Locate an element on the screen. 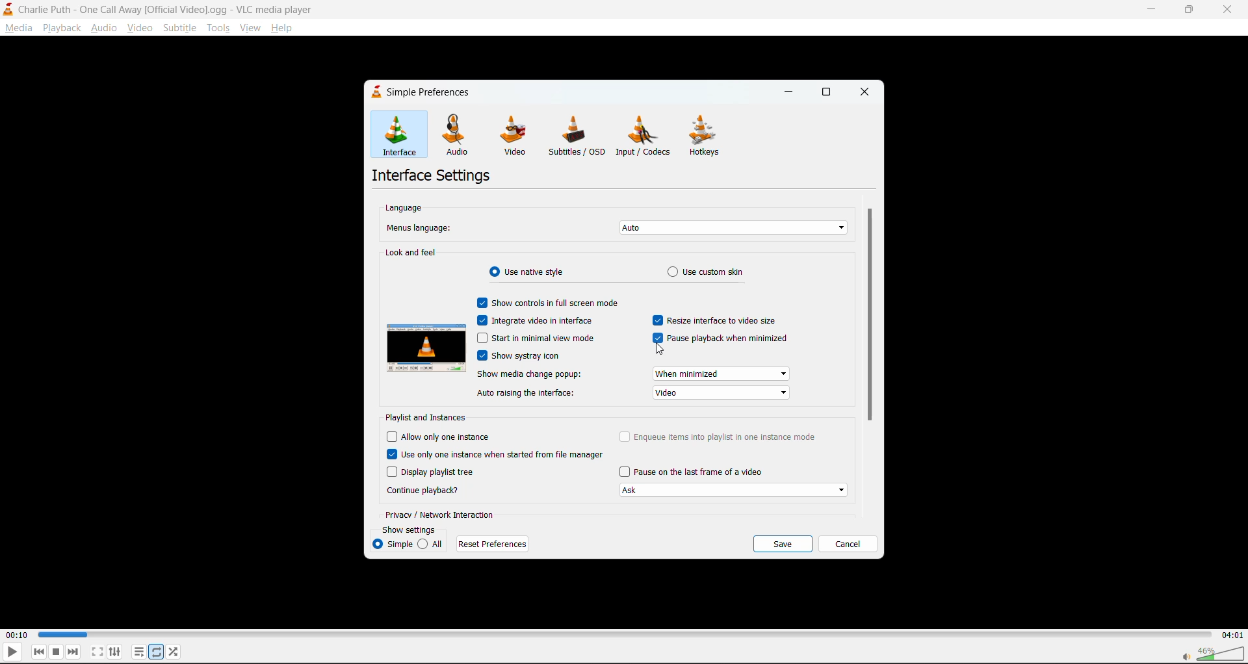 The image size is (1248, 664). cancel is located at coordinates (846, 544).